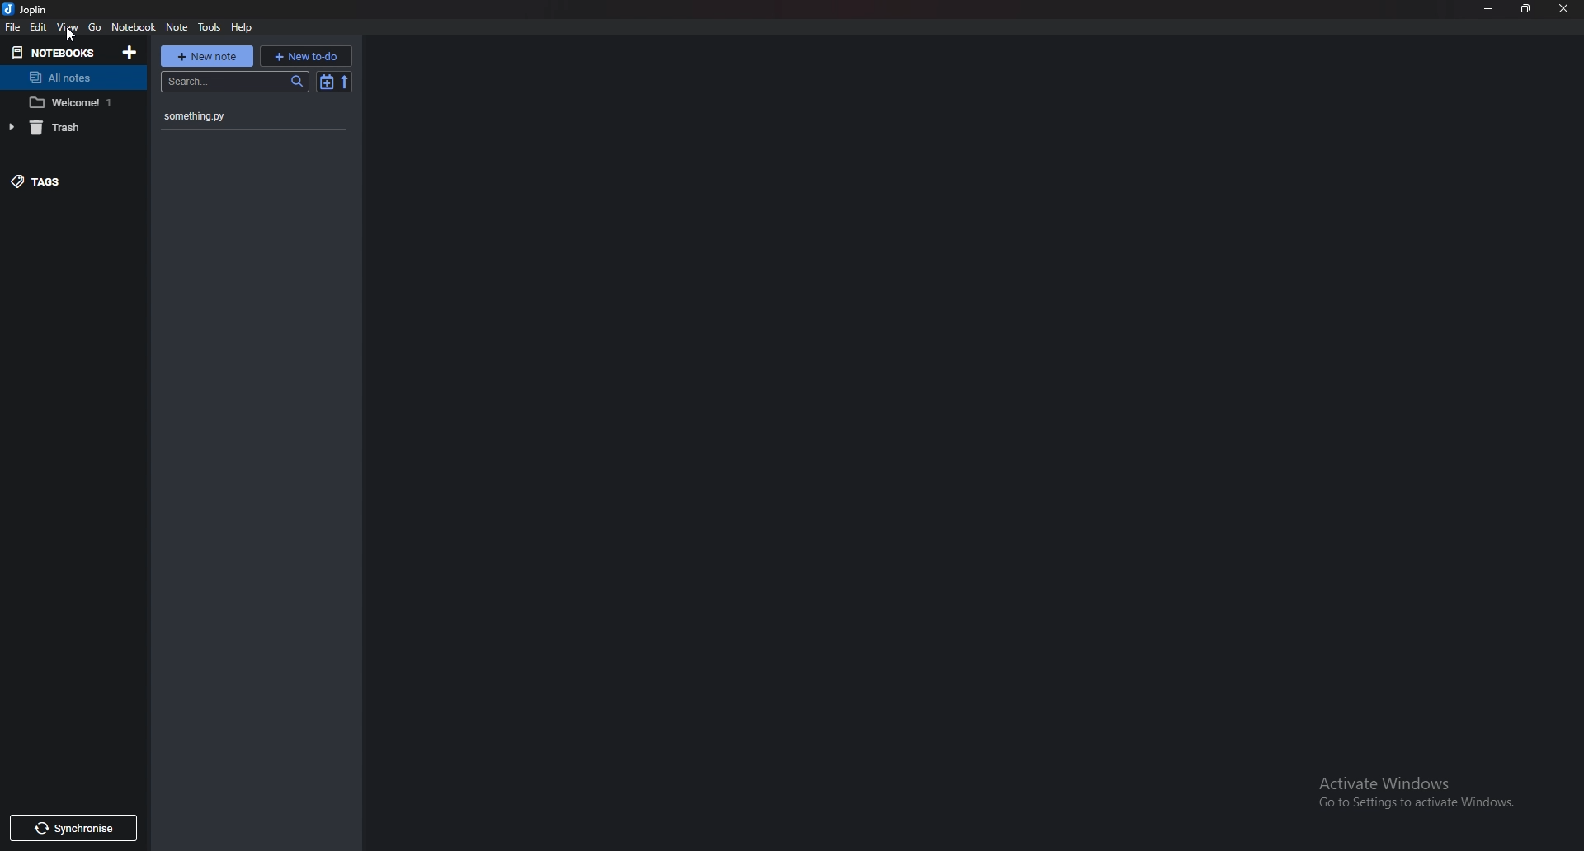 This screenshot has height=851, width=1584. Describe the element at coordinates (13, 29) in the screenshot. I see `File` at that location.